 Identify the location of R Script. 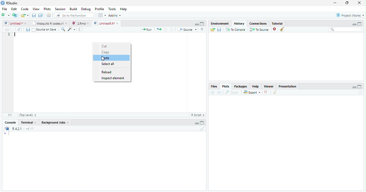
(197, 115).